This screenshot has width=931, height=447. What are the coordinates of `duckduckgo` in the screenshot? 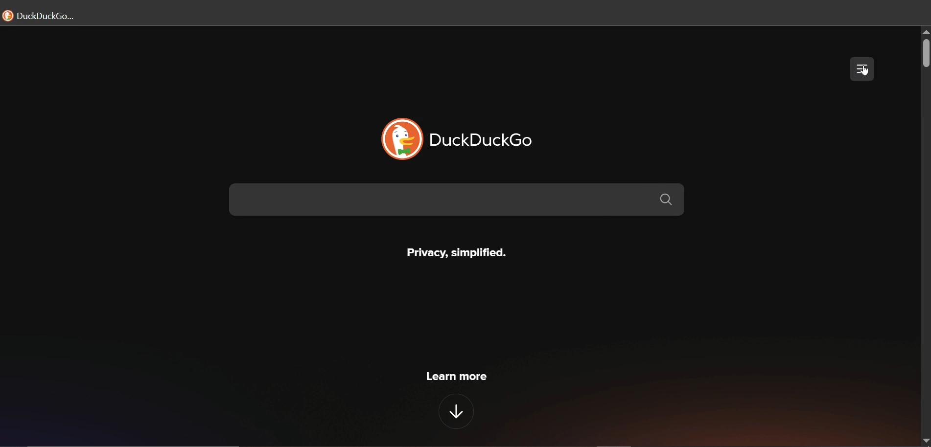 It's located at (458, 137).